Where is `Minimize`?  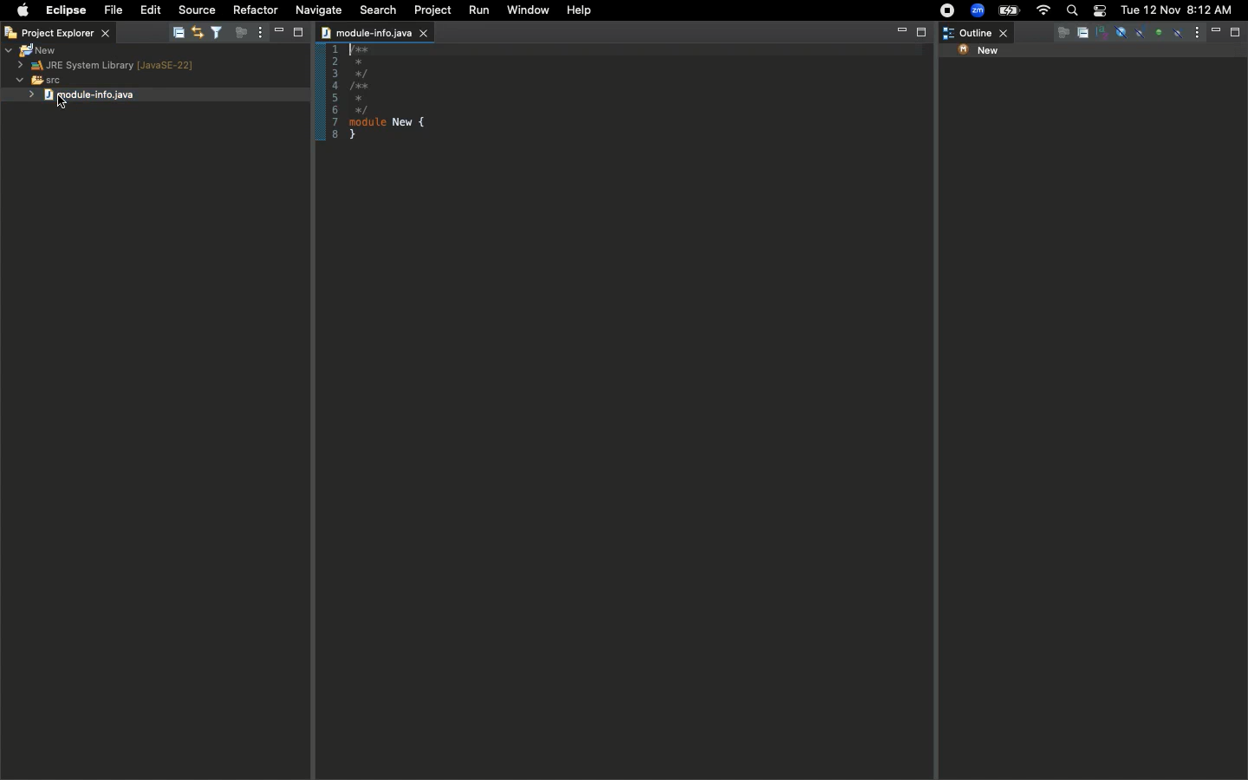
Minimize is located at coordinates (1217, 31).